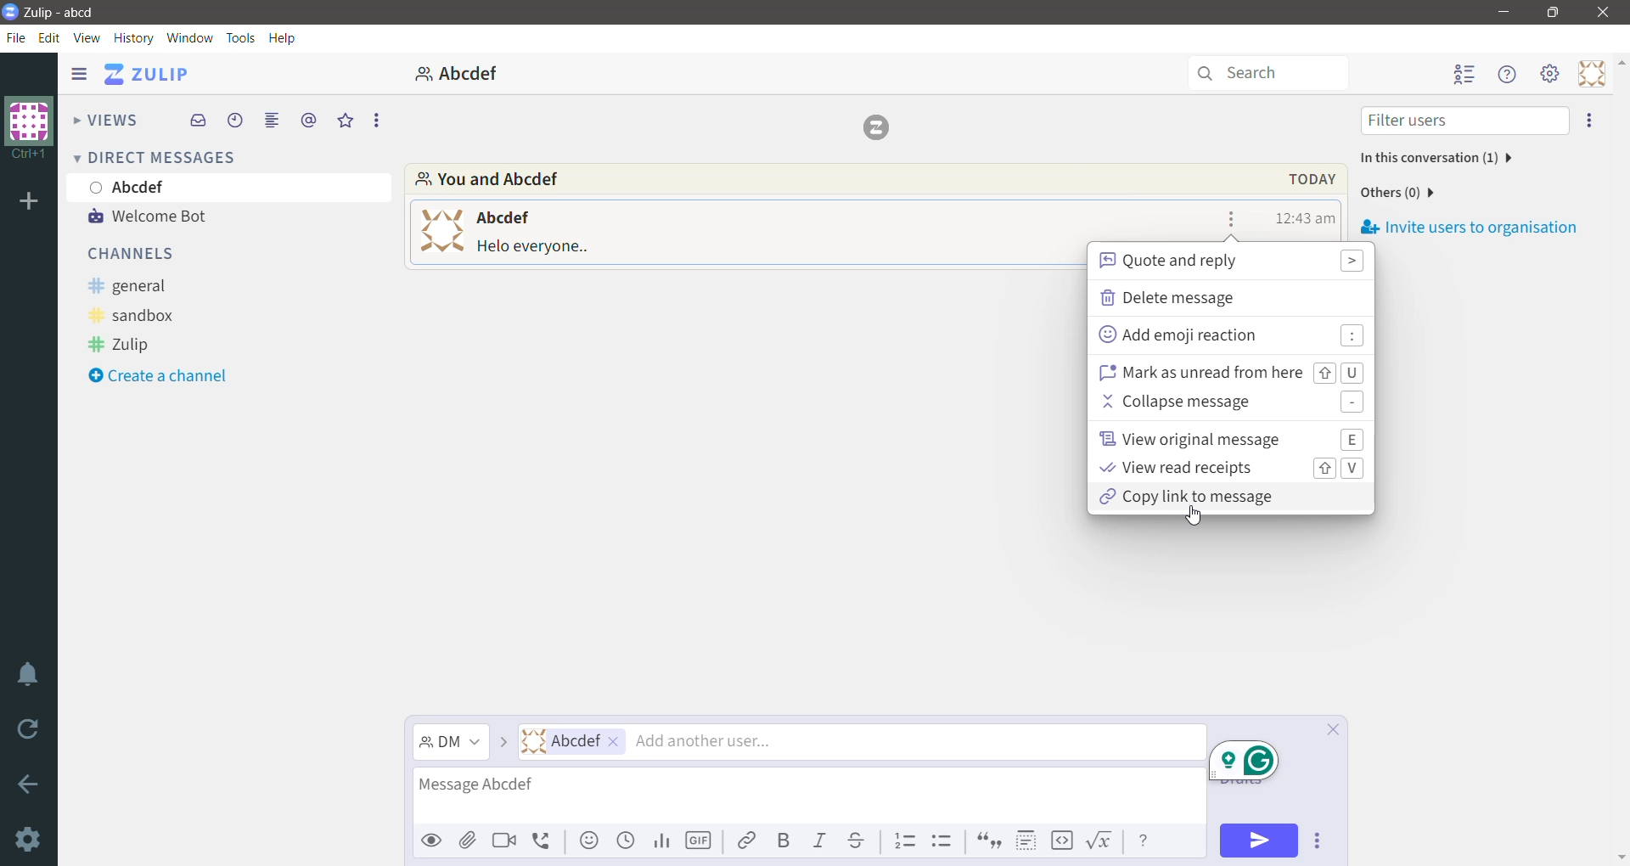 This screenshot has height=866, width=1630. What do you see at coordinates (431, 842) in the screenshot?
I see `Preview` at bounding box center [431, 842].